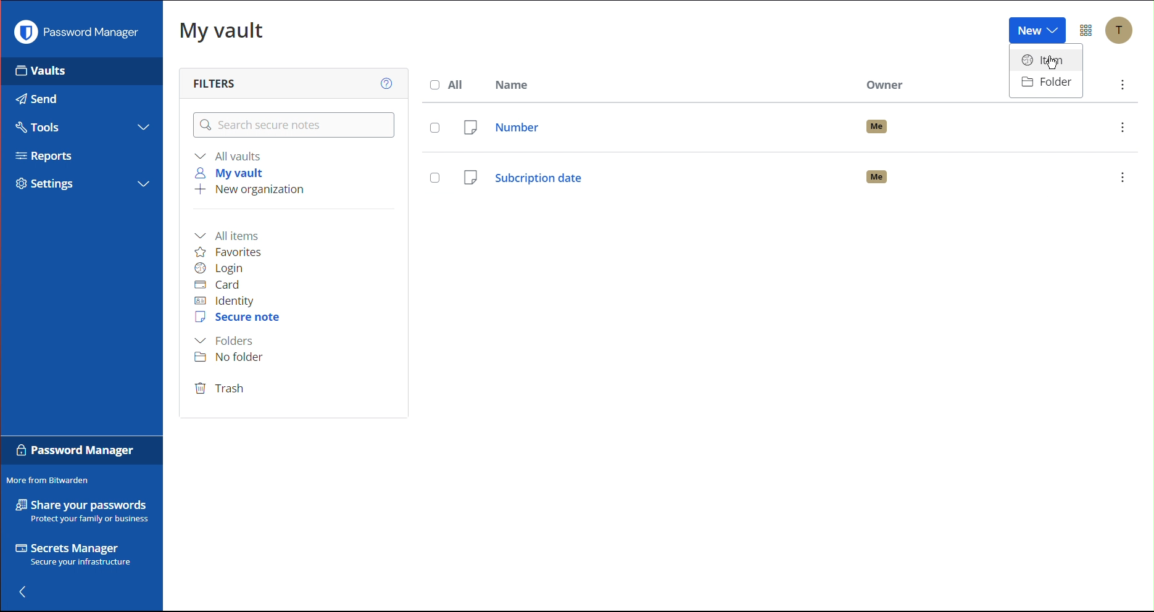 This screenshot has height=612, width=1154. I want to click on More from Bitwarden, so click(48, 481).